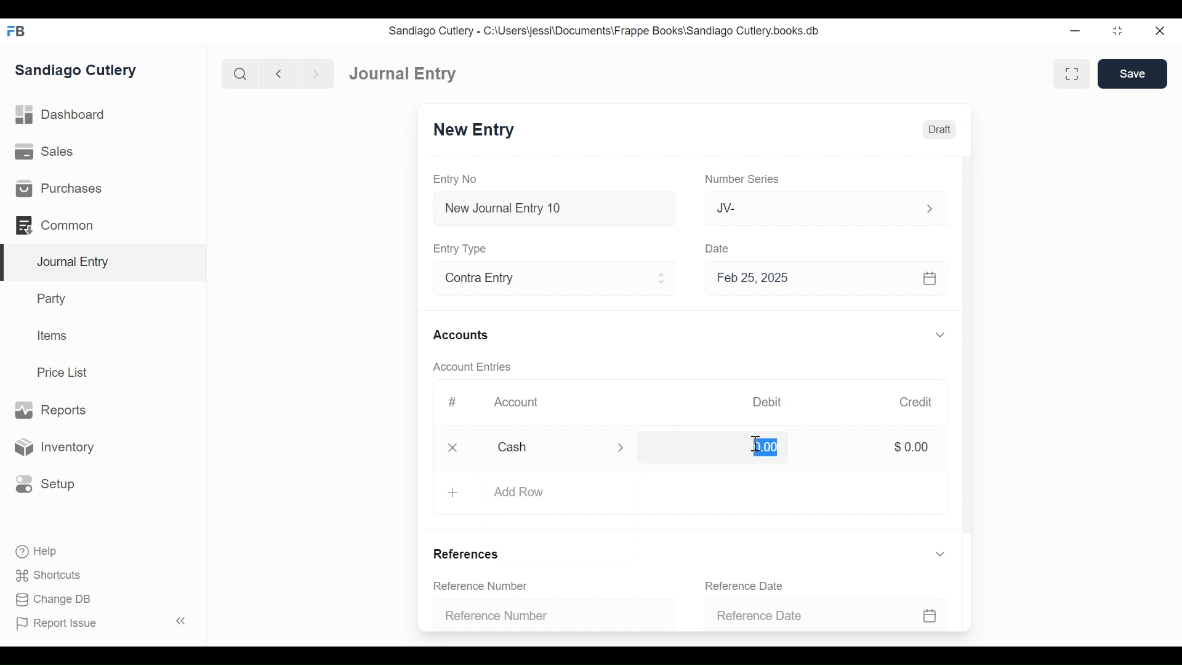 The width and height of the screenshot is (1182, 665). Describe the element at coordinates (477, 131) in the screenshot. I see `New Entry` at that location.